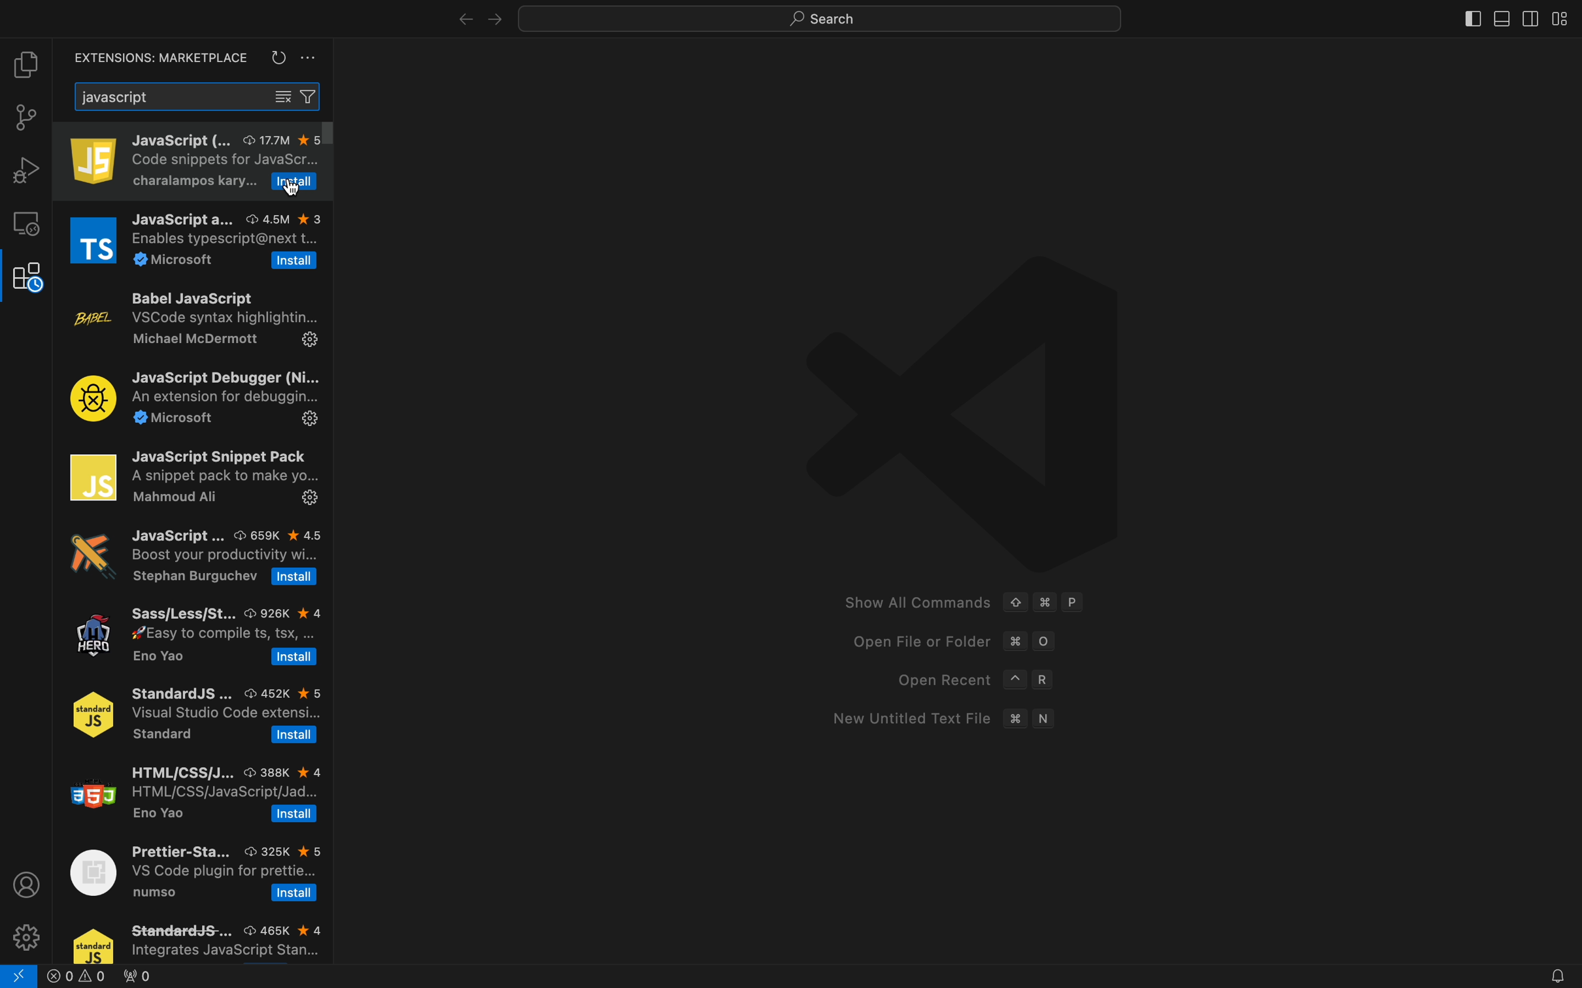  I want to click on show all commands, so click(974, 604).